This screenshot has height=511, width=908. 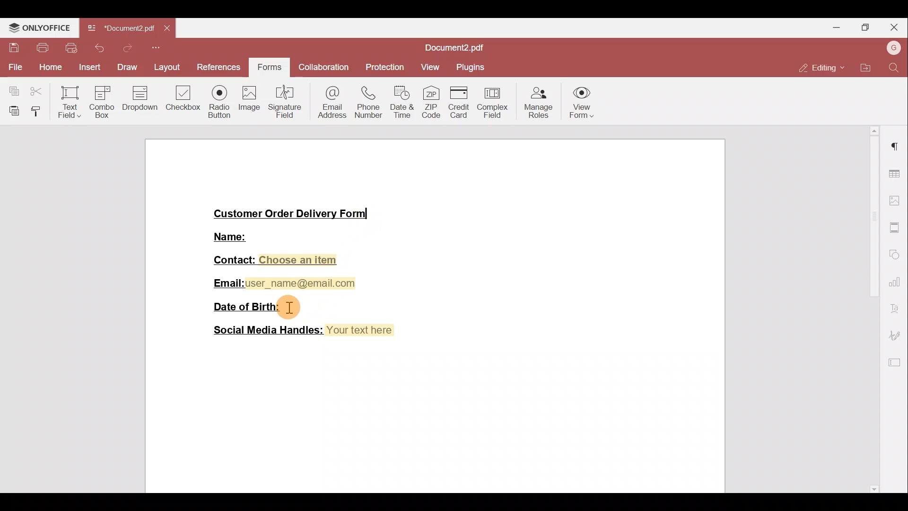 What do you see at coordinates (305, 331) in the screenshot?
I see `Social Media Handles: Your text here` at bounding box center [305, 331].